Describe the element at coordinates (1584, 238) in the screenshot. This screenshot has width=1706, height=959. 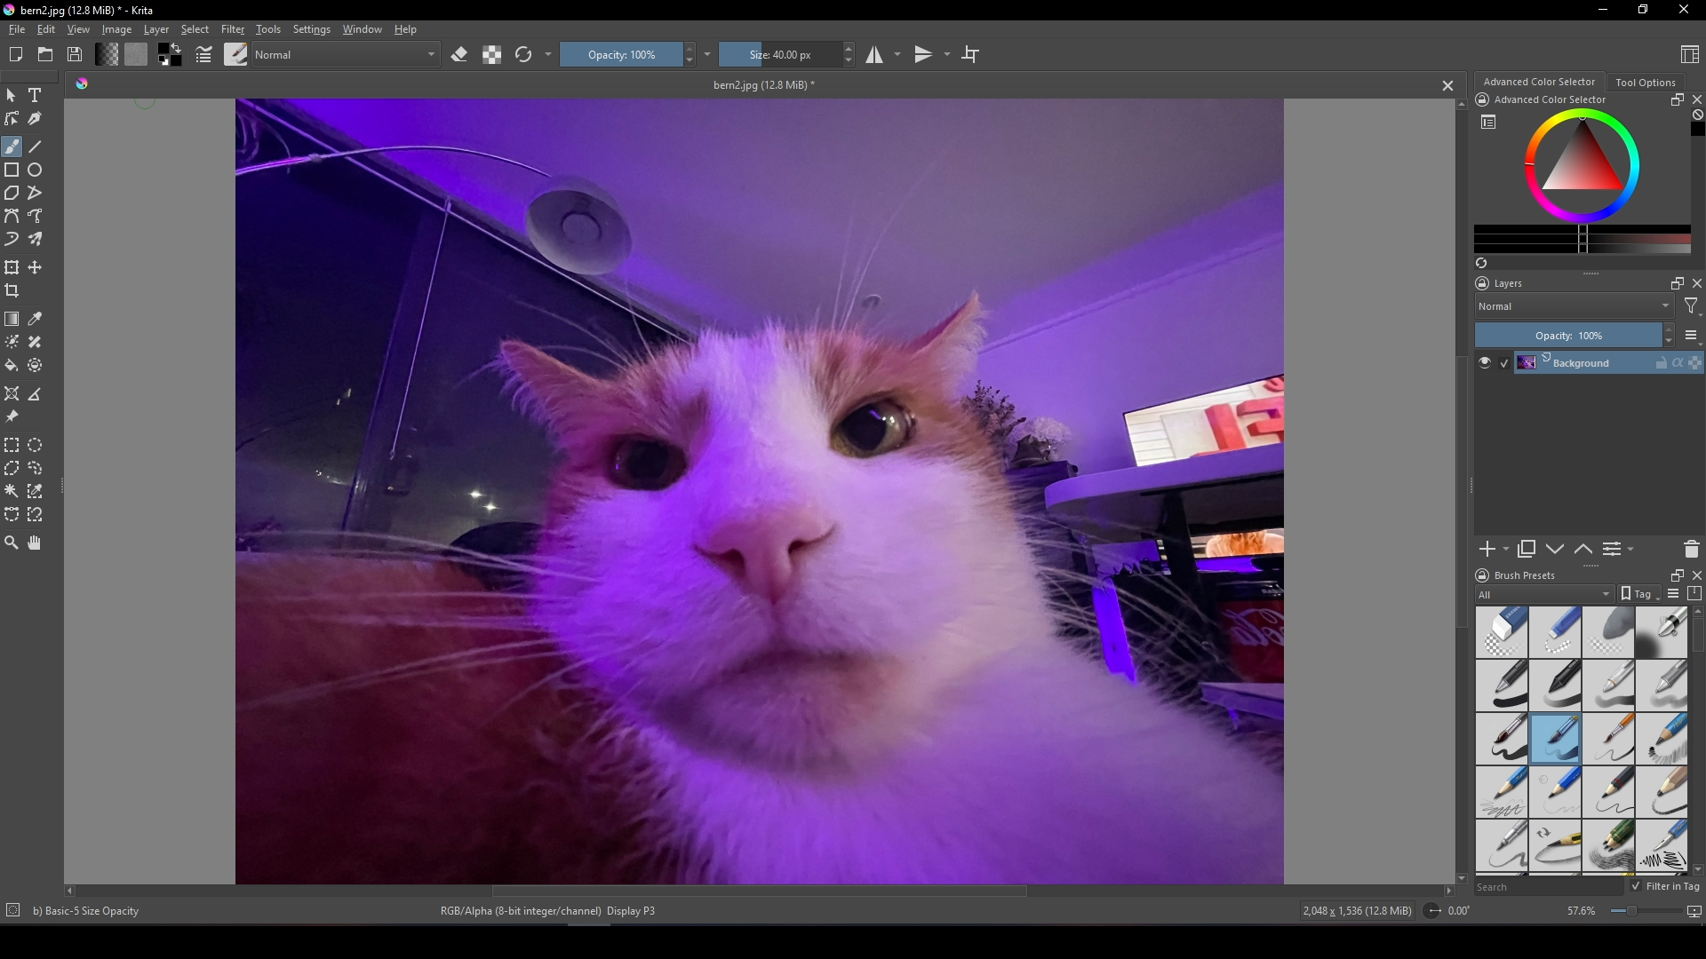
I see `Color gradient` at that location.